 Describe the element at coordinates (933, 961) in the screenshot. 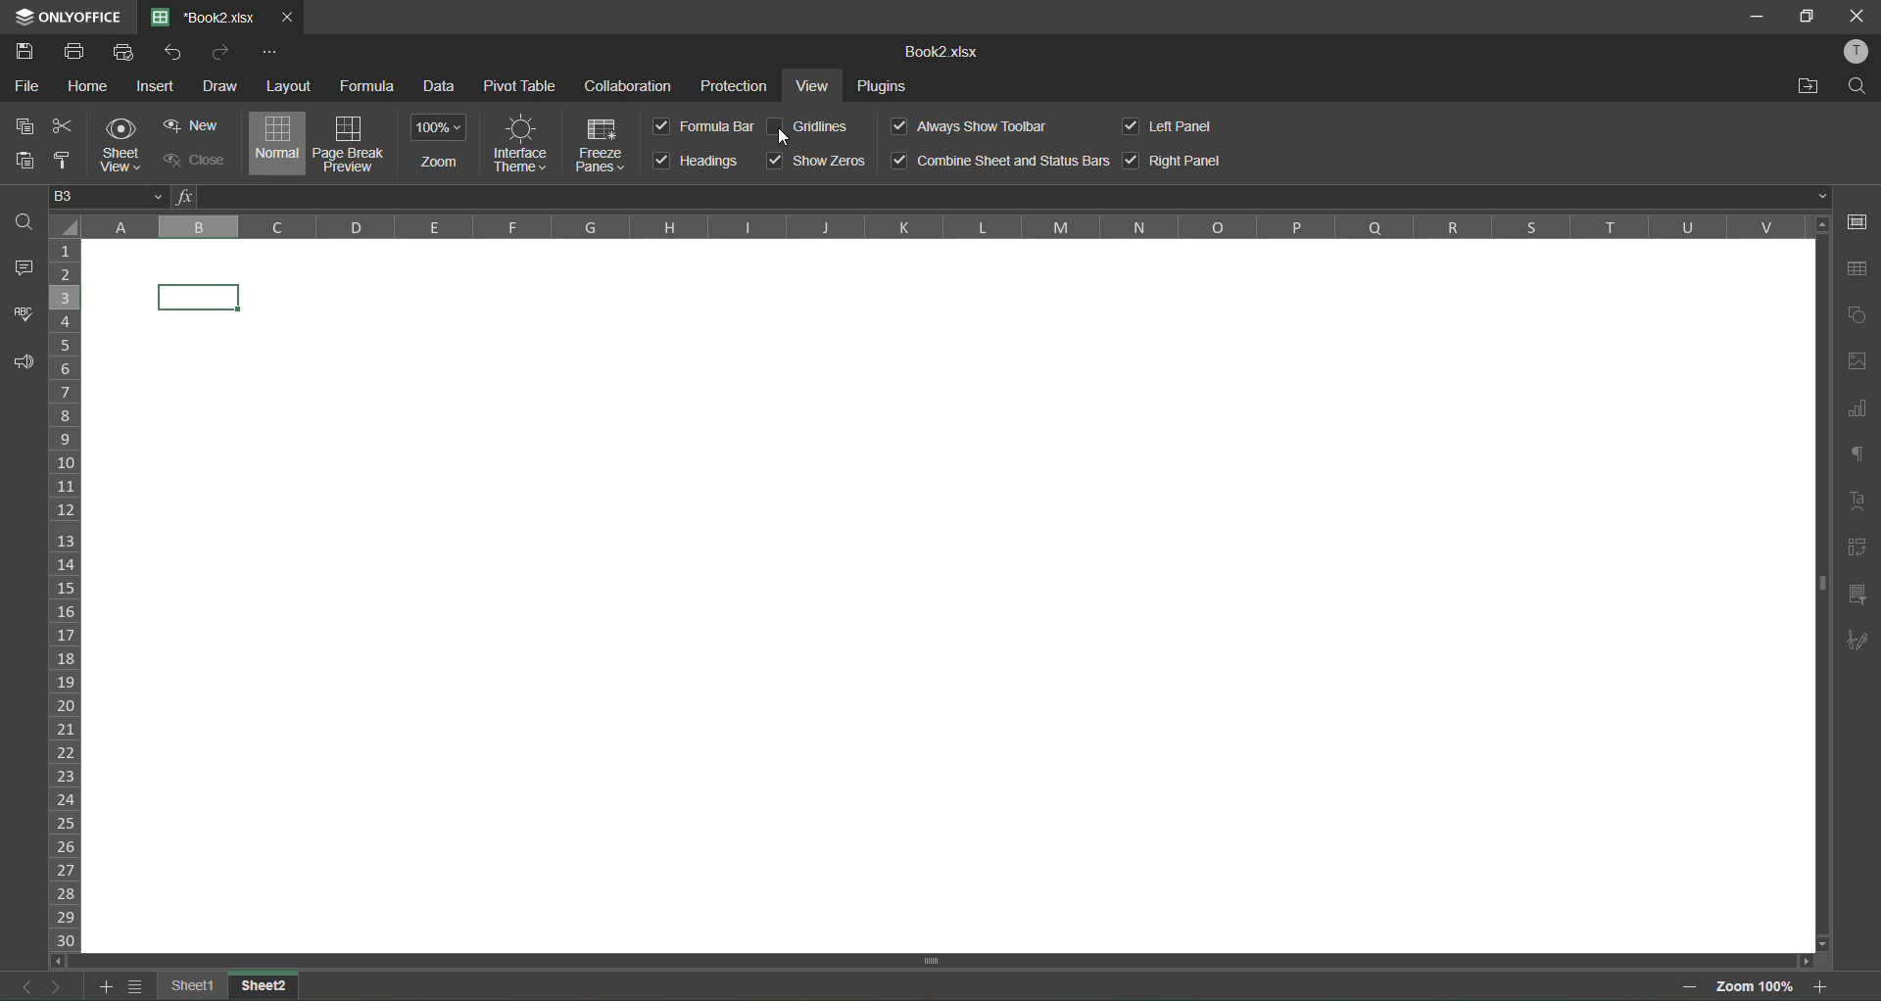

I see `scrollbar` at that location.